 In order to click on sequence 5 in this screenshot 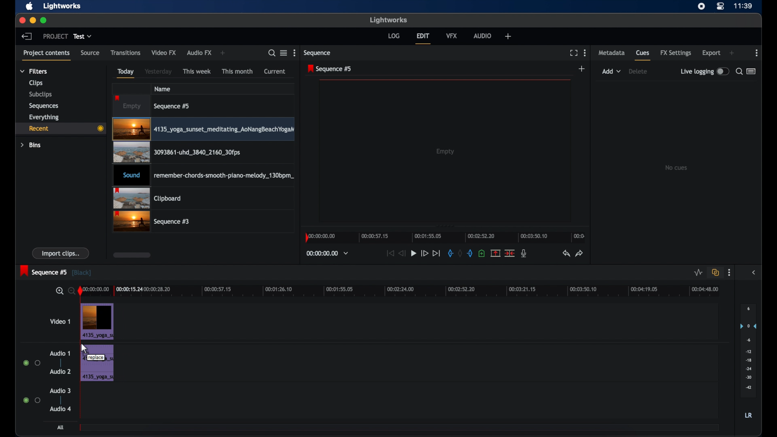, I will do `click(56, 272)`.